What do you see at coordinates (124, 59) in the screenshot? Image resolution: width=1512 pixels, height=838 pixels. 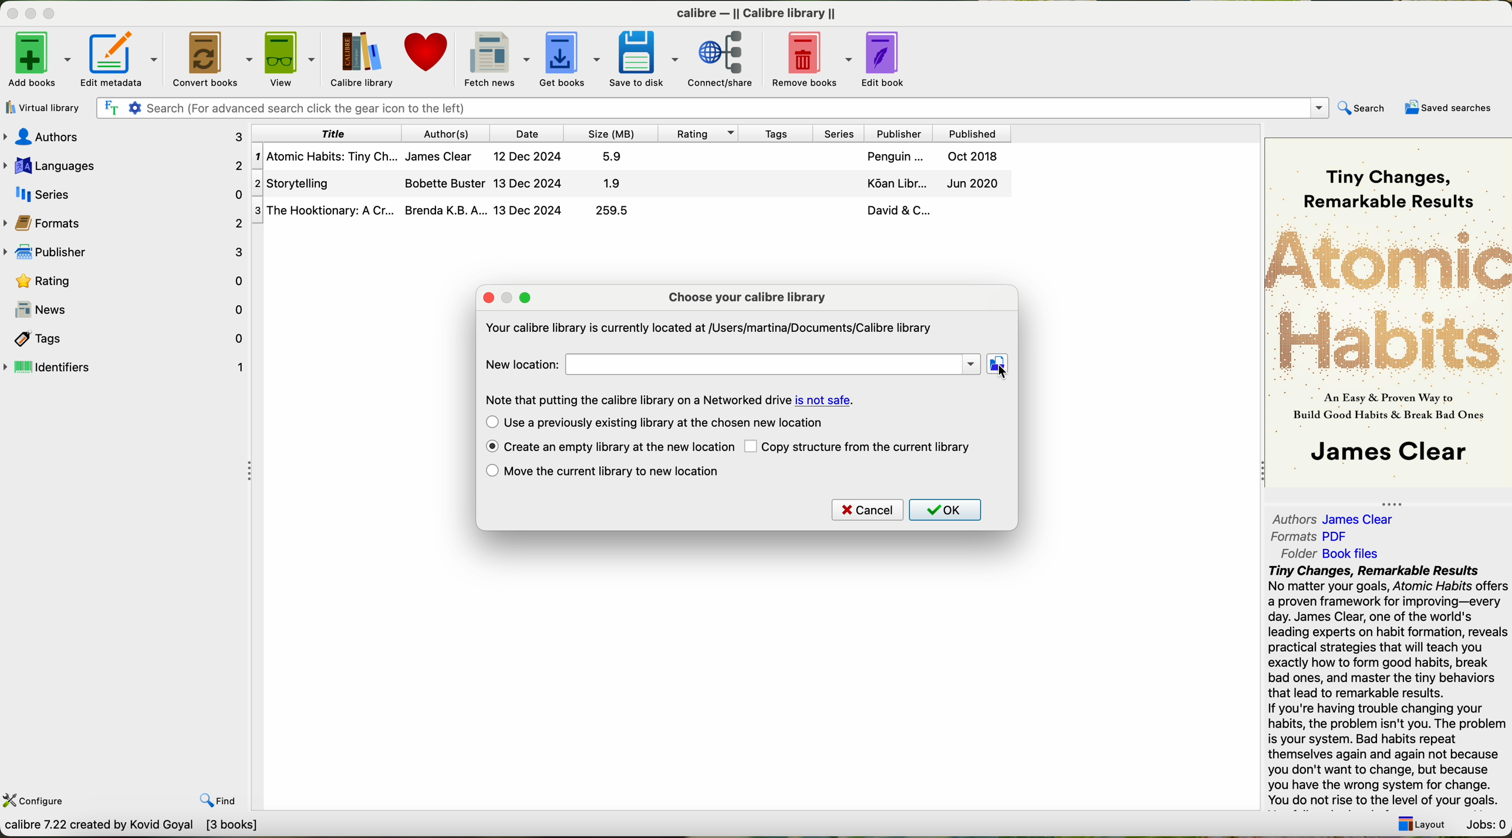 I see `edit metadata` at bounding box center [124, 59].